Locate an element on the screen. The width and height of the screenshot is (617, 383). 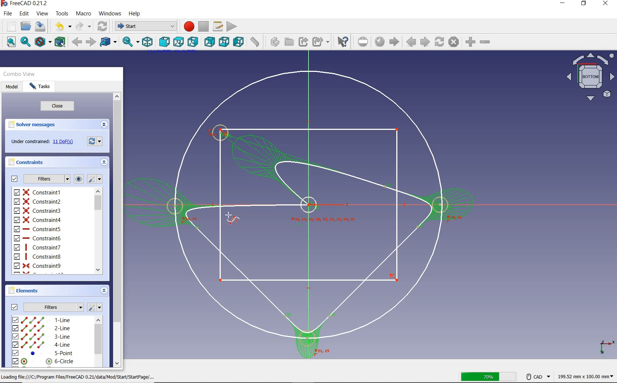
constraints is located at coordinates (79, 179).